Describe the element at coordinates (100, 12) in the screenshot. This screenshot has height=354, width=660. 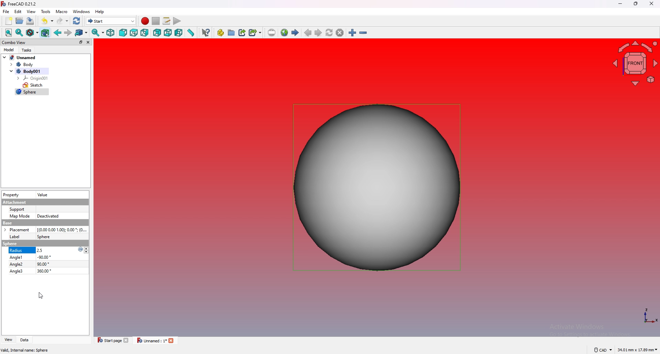
I see `help` at that location.